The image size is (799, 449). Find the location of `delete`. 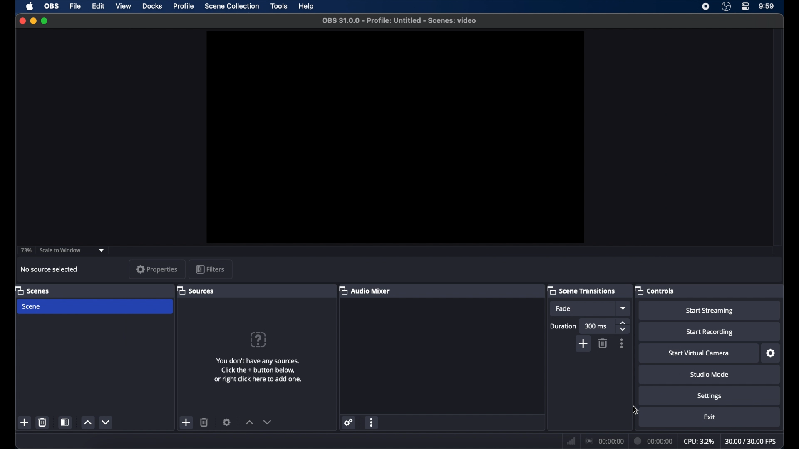

delete is located at coordinates (204, 422).